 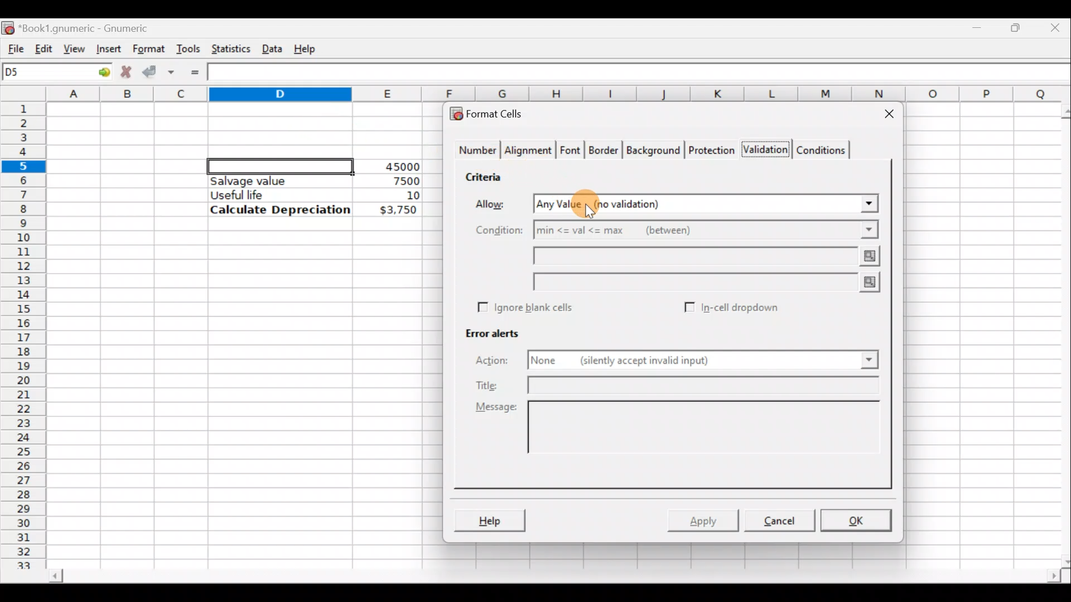 What do you see at coordinates (307, 48) in the screenshot?
I see `Help` at bounding box center [307, 48].